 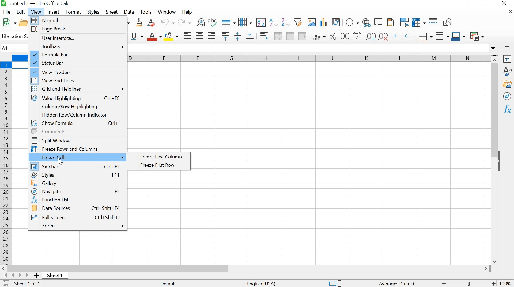 I want to click on NEW, so click(x=9, y=22).